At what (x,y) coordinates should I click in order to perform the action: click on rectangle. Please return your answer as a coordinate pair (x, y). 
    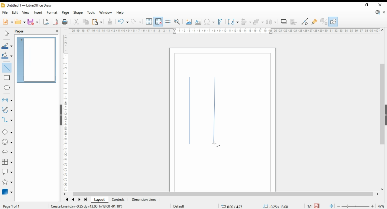
    Looking at the image, I should click on (7, 78).